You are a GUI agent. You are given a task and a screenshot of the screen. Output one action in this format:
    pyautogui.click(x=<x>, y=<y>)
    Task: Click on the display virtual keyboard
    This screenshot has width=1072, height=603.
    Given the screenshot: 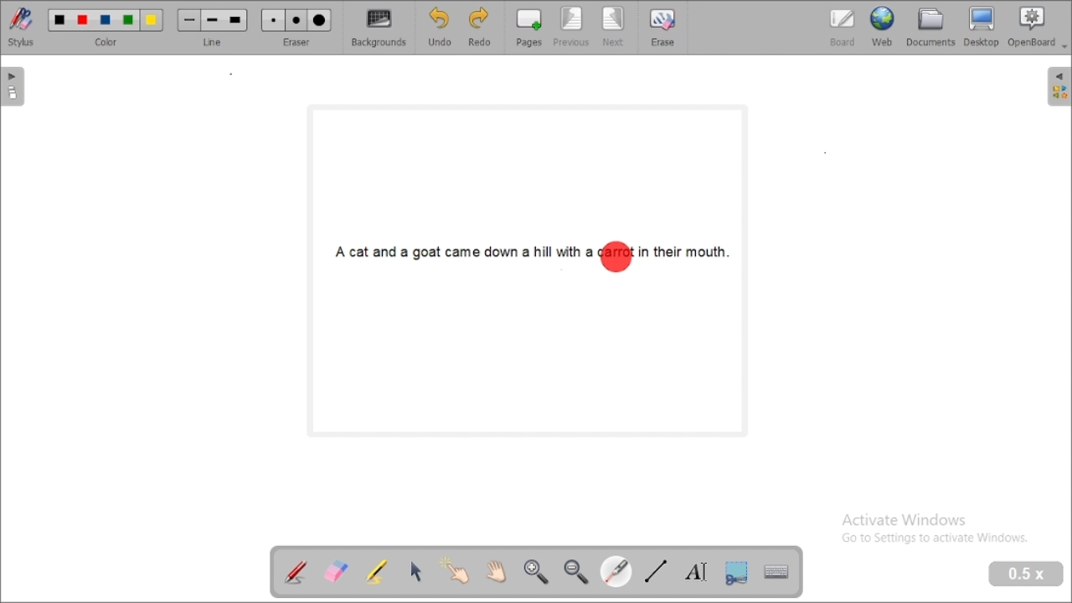 What is the action you would take?
    pyautogui.click(x=777, y=572)
    